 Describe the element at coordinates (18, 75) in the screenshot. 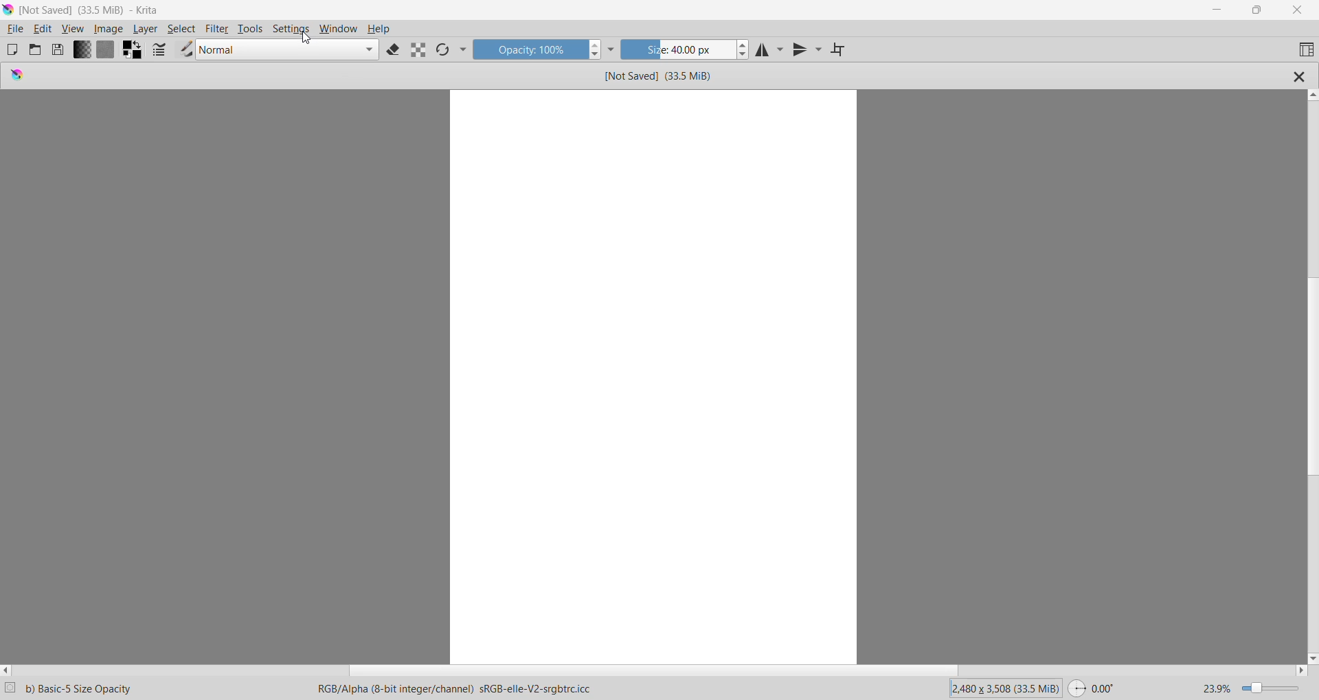

I see `logo` at that location.